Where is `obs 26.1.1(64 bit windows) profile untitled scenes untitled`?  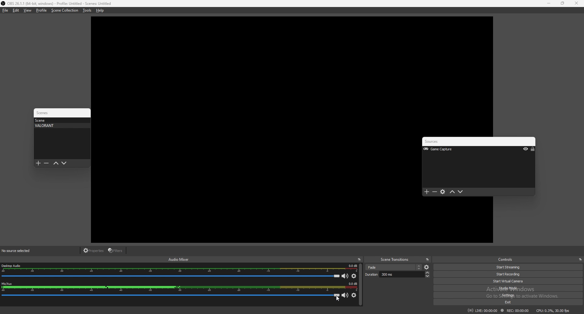
obs 26.1.1(64 bit windows) profile untitled scenes untitled is located at coordinates (56, 3).